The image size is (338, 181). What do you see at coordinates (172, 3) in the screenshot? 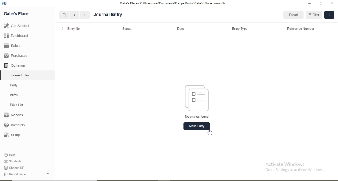
I see `‘Gabe's Place - C:\Users\useriDocuments\Frappe Books\Gabe's Place books db` at bounding box center [172, 3].